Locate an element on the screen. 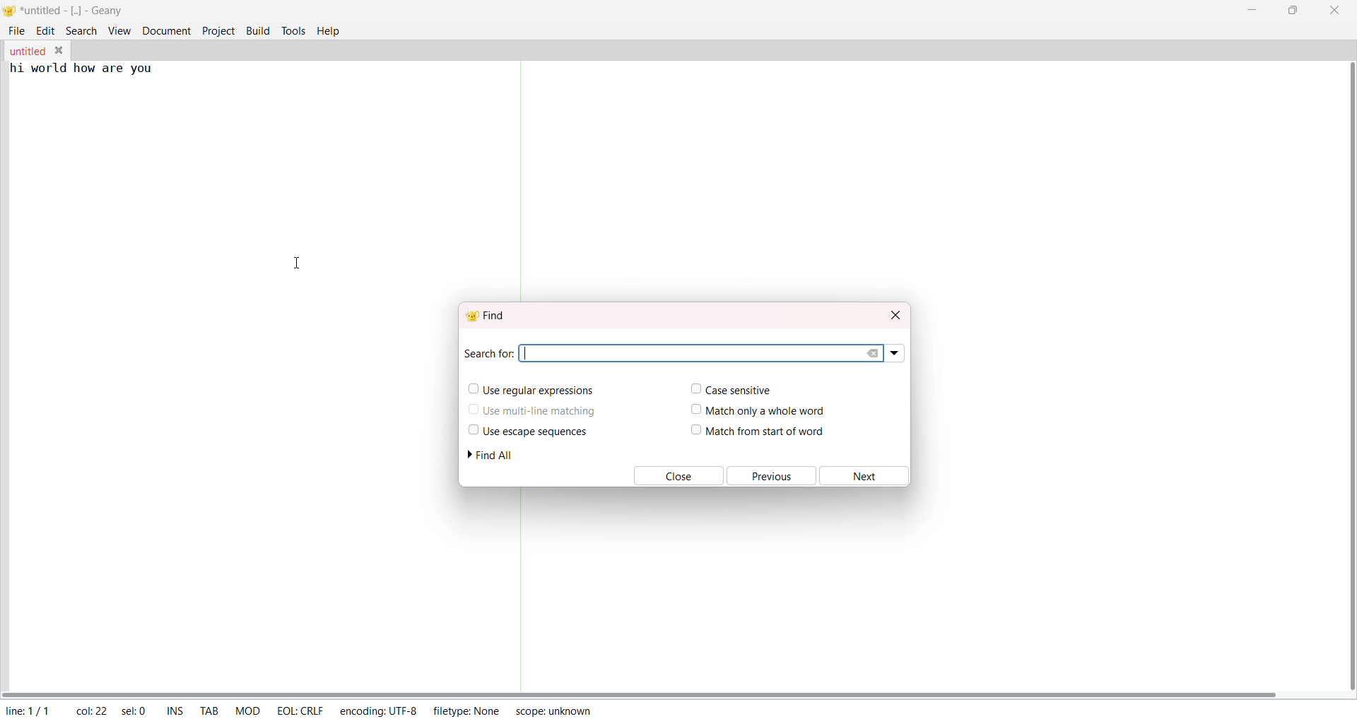 The height and width of the screenshot is (719, 1357). project is located at coordinates (218, 30).